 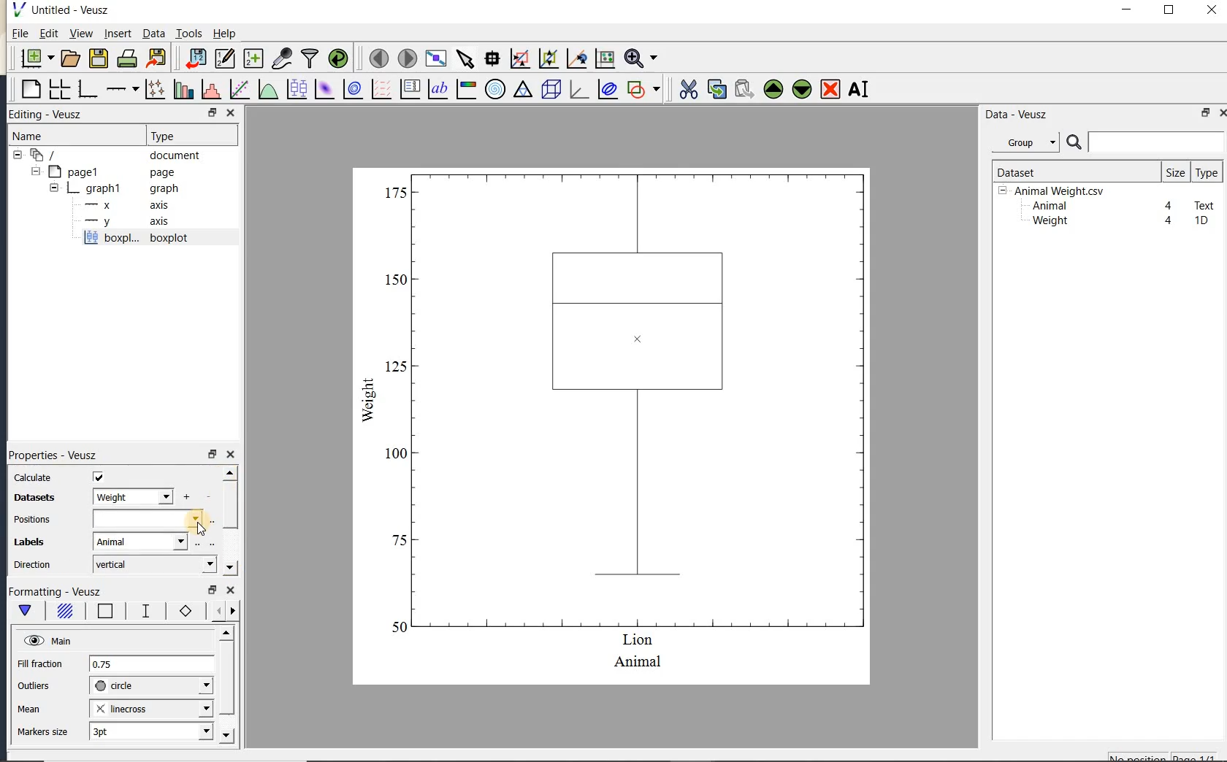 What do you see at coordinates (213, 590) in the screenshot?
I see `restore` at bounding box center [213, 590].